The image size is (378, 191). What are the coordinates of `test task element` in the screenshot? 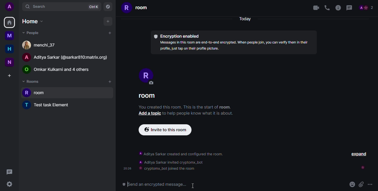 It's located at (48, 105).